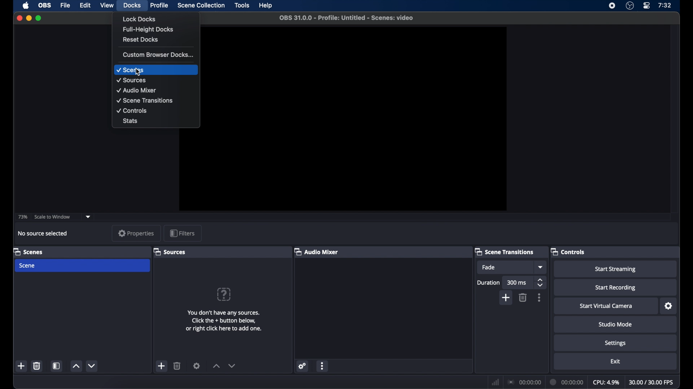  Describe the element at coordinates (27, 266) in the screenshot. I see `scene` at that location.